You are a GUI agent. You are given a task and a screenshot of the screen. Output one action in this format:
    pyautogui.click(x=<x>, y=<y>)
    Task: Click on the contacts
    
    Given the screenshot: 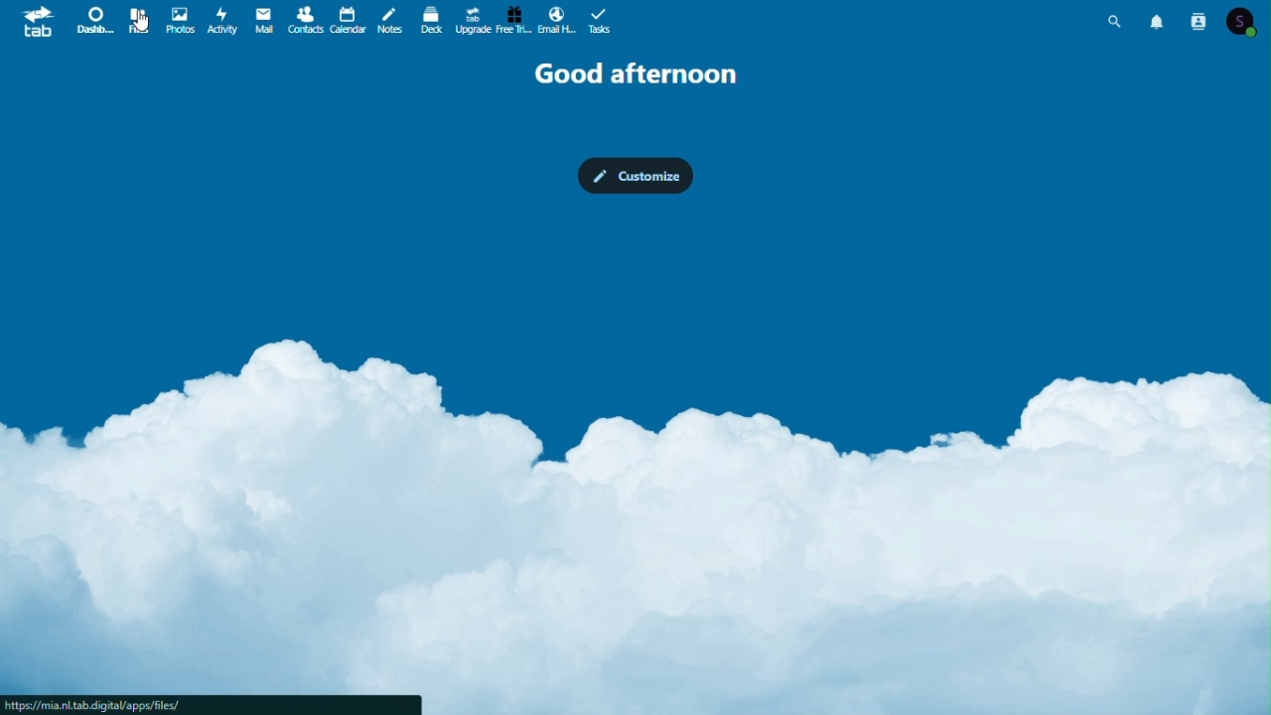 What is the action you would take?
    pyautogui.click(x=1197, y=20)
    